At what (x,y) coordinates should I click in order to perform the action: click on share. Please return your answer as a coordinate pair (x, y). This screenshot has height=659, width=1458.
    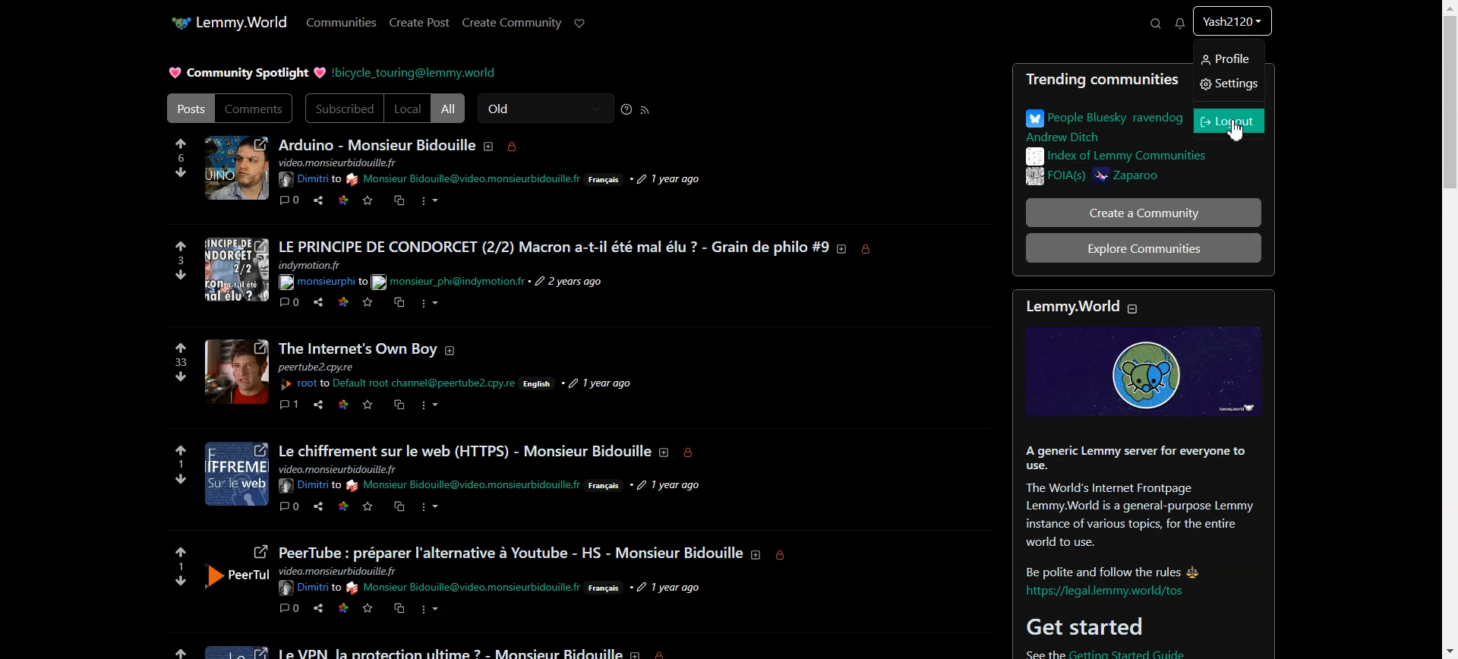
    Looking at the image, I should click on (317, 508).